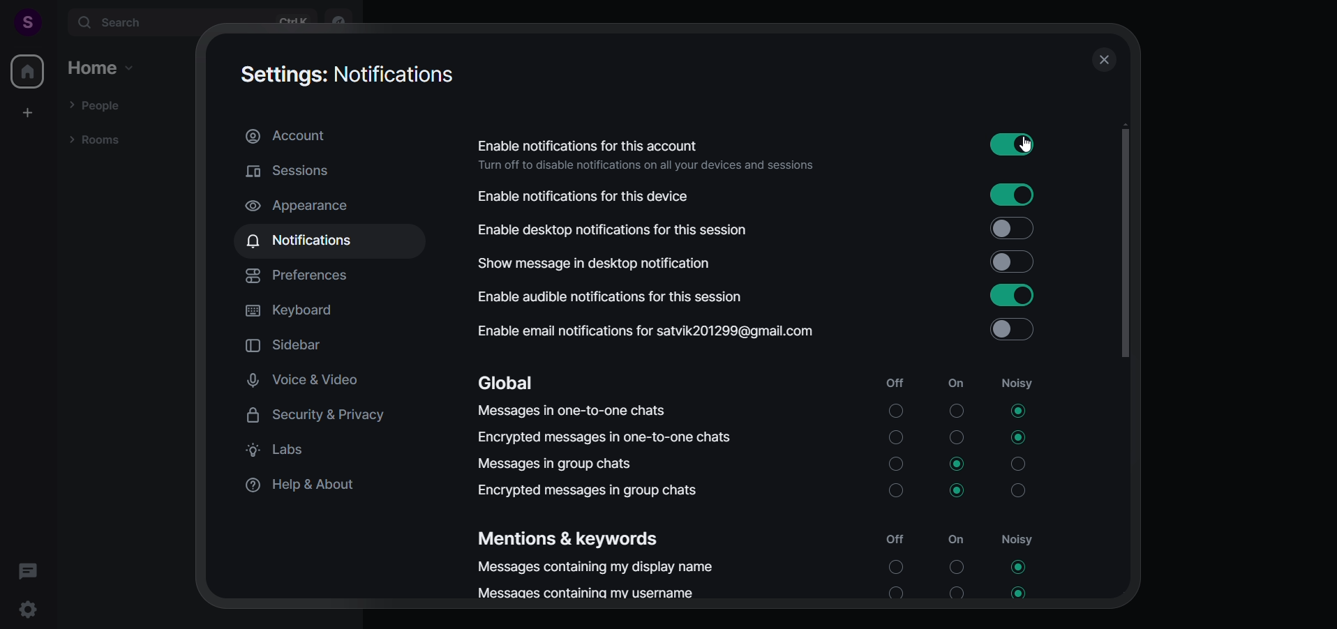 The height and width of the screenshot is (629, 1337). What do you see at coordinates (892, 537) in the screenshot?
I see `off` at bounding box center [892, 537].